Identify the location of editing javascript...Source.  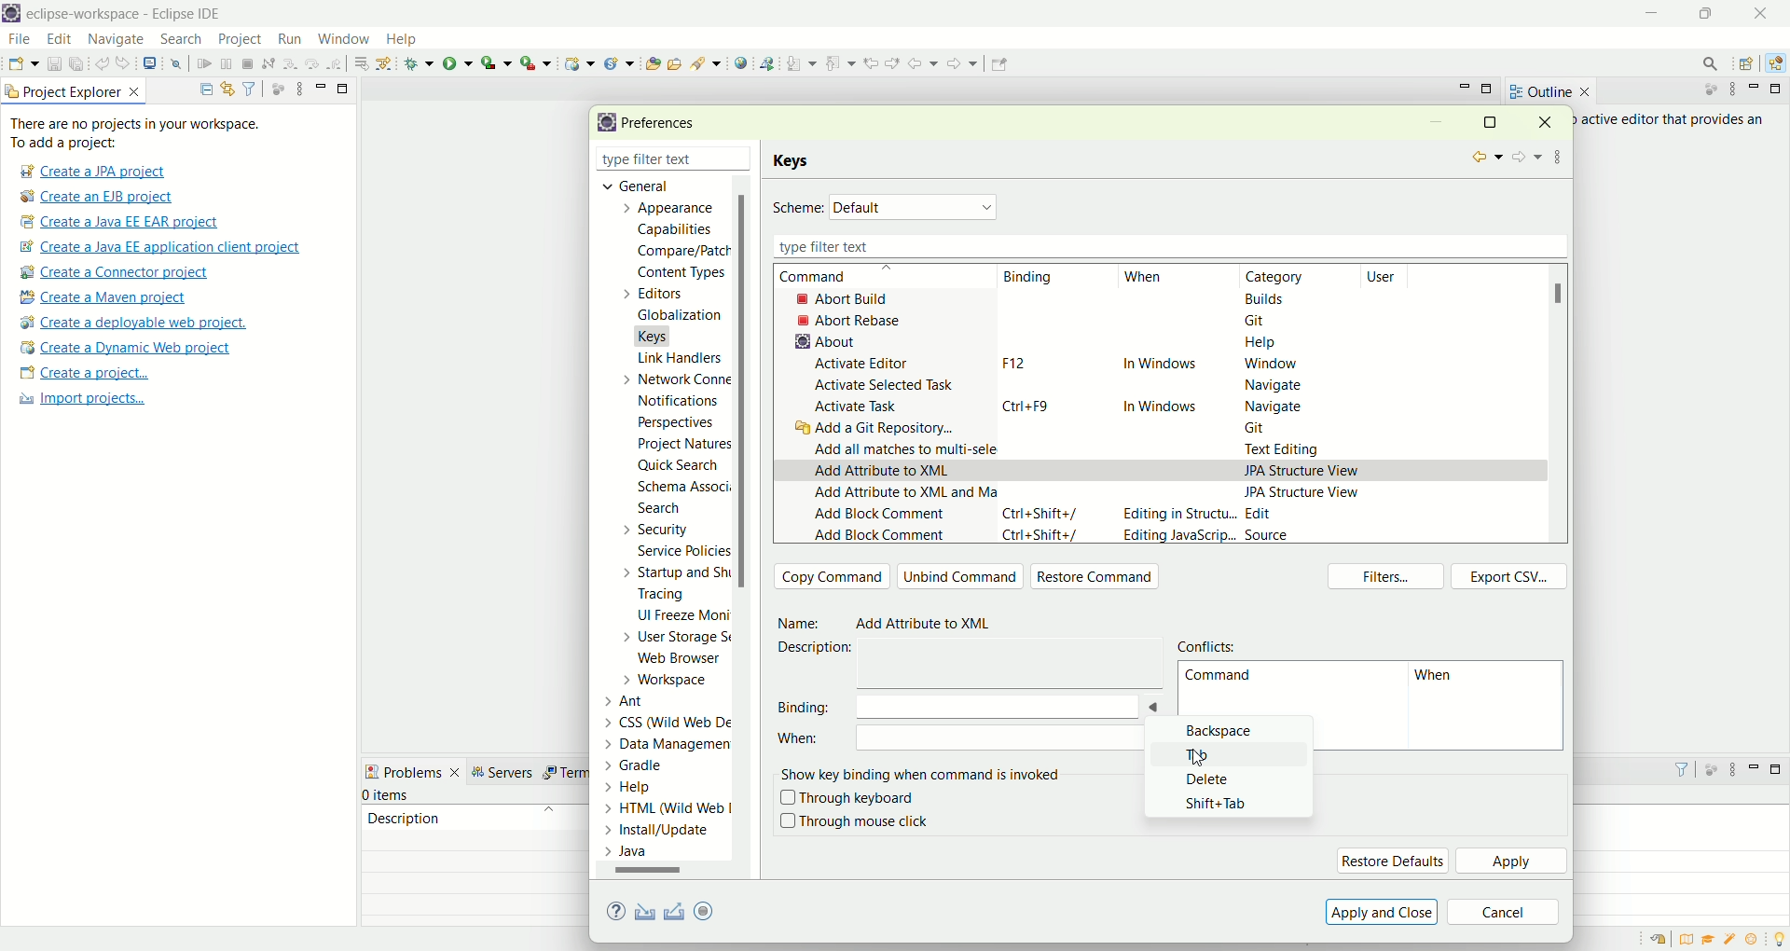
(1205, 536).